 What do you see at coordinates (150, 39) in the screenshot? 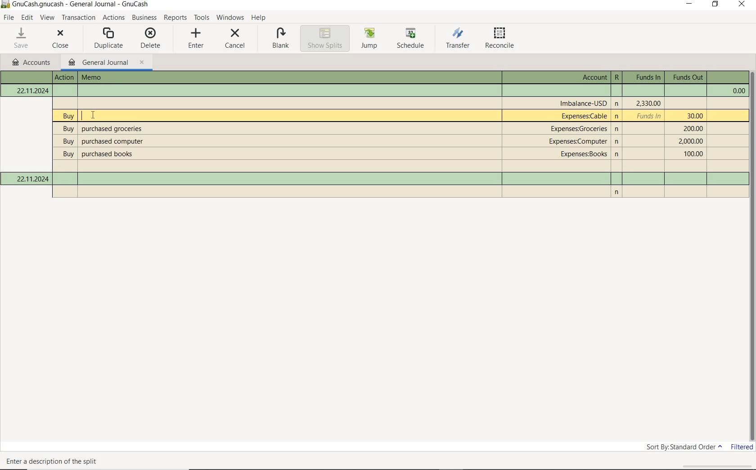
I see `delete` at bounding box center [150, 39].